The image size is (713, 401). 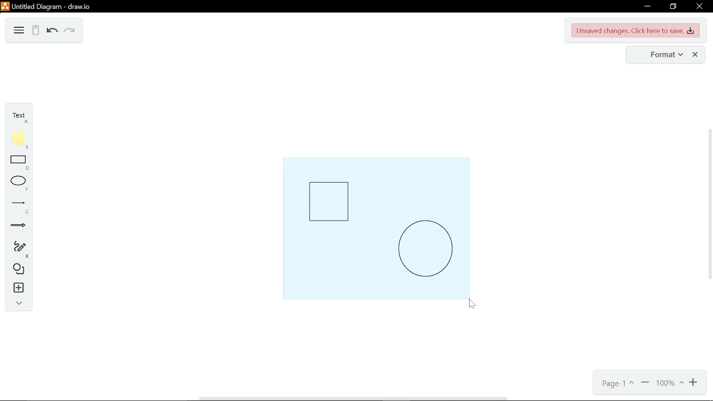 I want to click on insert, so click(x=17, y=289).